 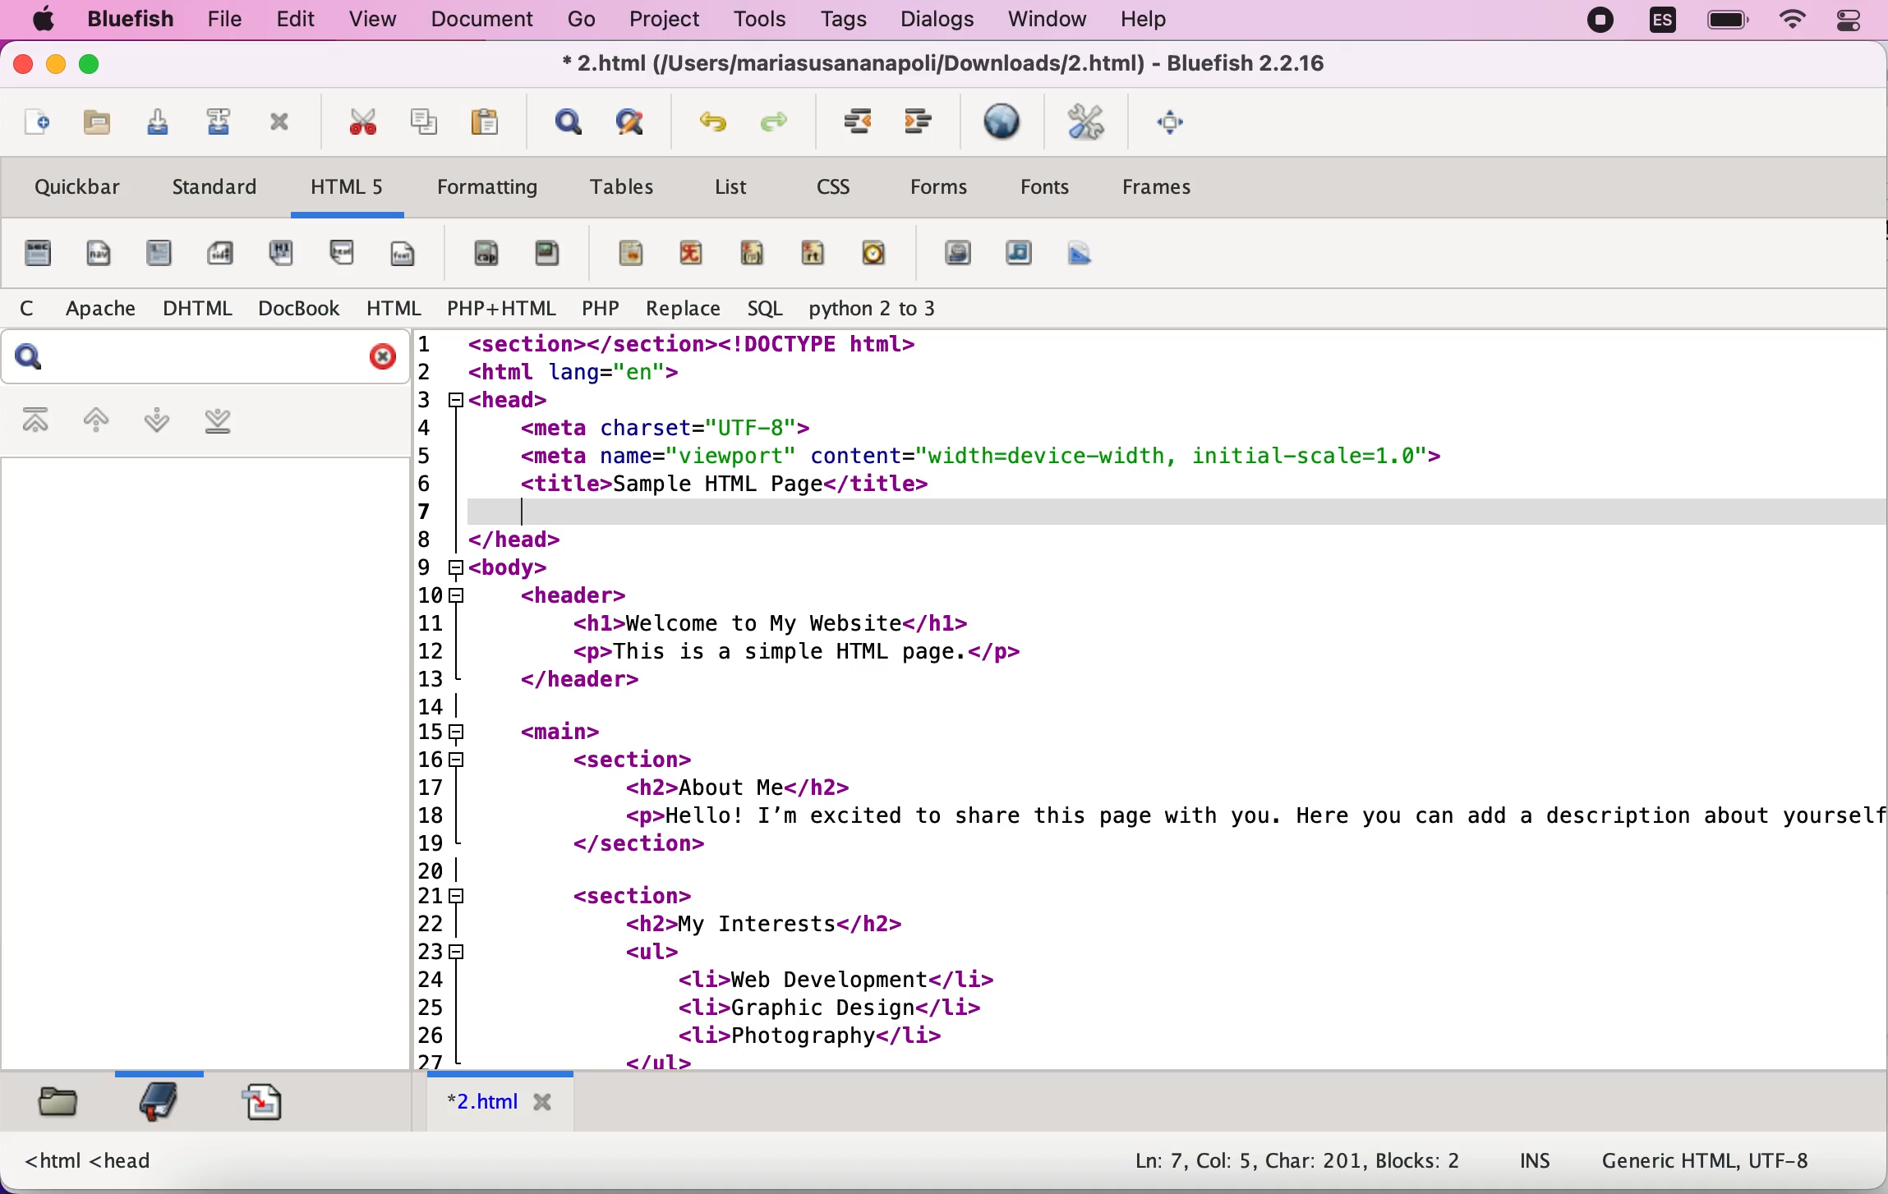 I want to click on apache, so click(x=105, y=306).